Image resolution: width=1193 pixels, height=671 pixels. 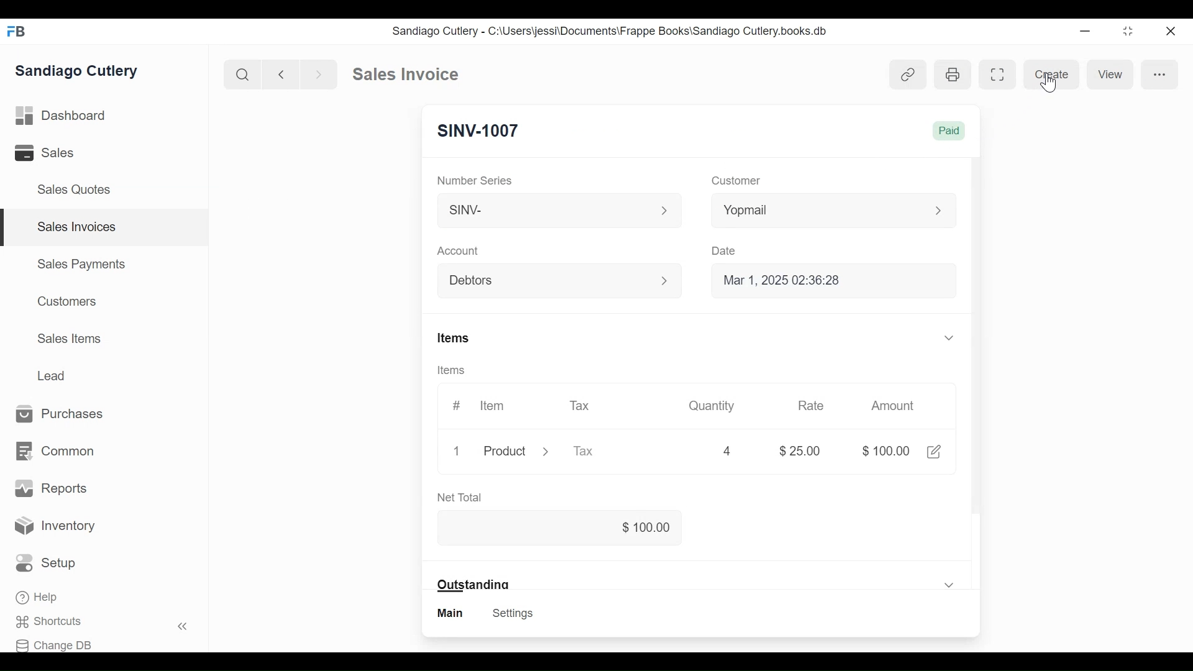 I want to click on 4, so click(x=727, y=450).